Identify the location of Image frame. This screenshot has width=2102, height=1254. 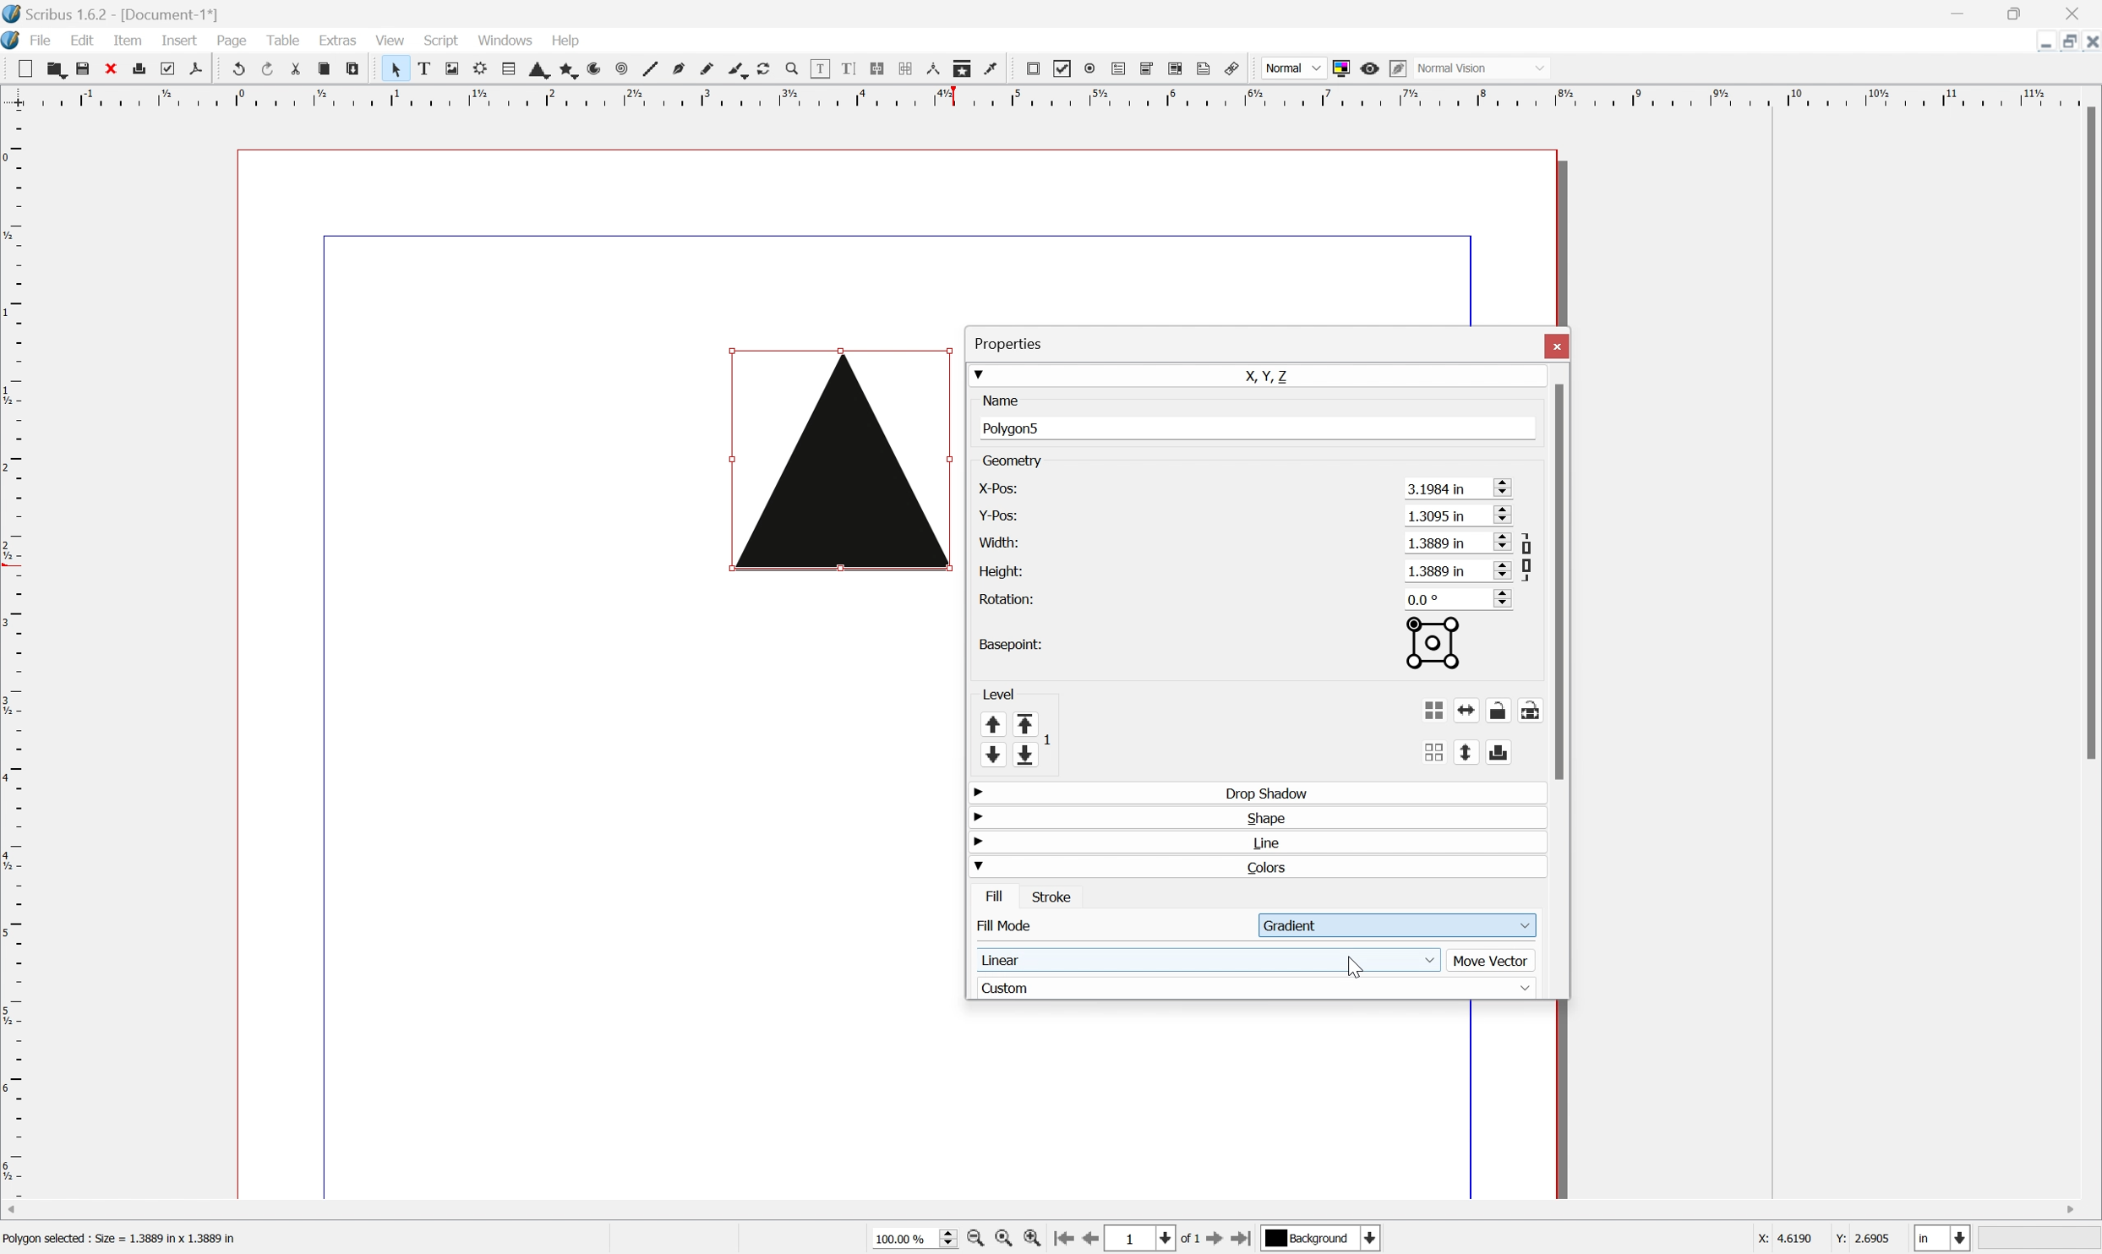
(452, 68).